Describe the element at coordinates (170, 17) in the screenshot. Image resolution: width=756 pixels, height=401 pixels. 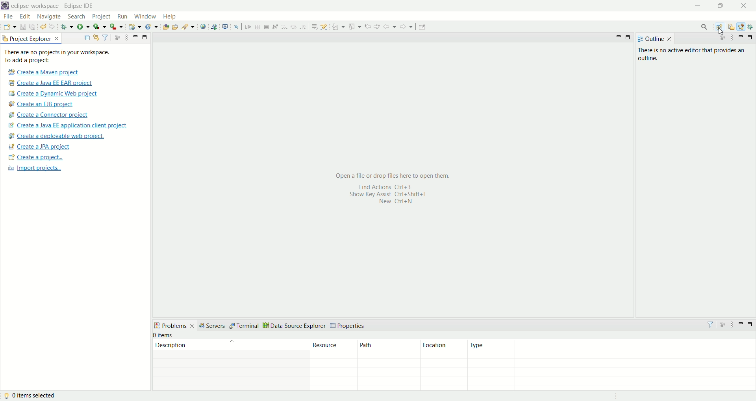
I see `help` at that location.